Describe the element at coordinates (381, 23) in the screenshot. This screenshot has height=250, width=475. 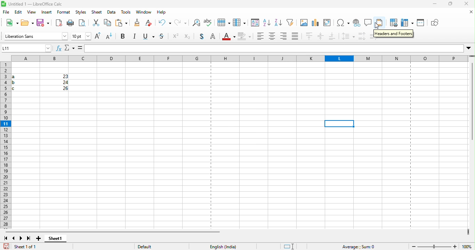
I see `headers and footers` at that location.